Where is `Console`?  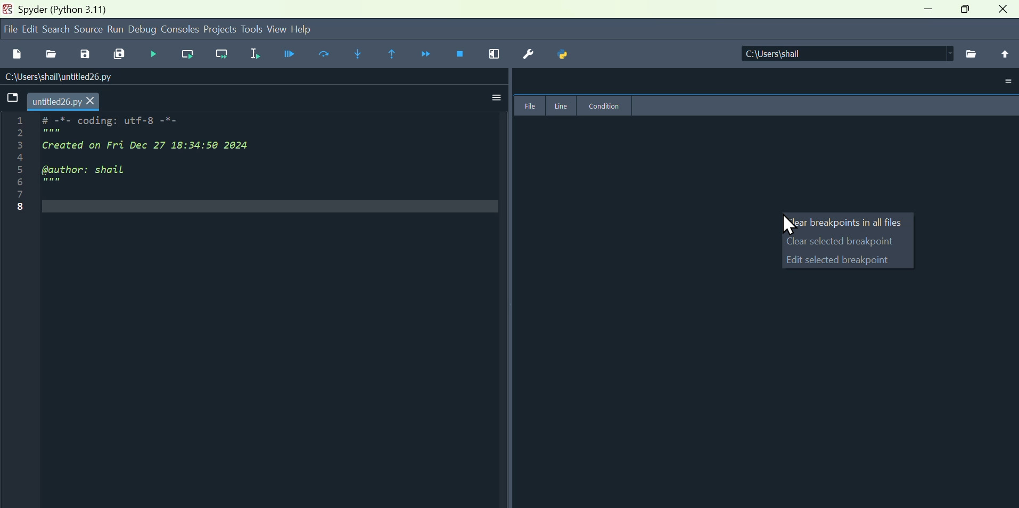
Console is located at coordinates (179, 30).